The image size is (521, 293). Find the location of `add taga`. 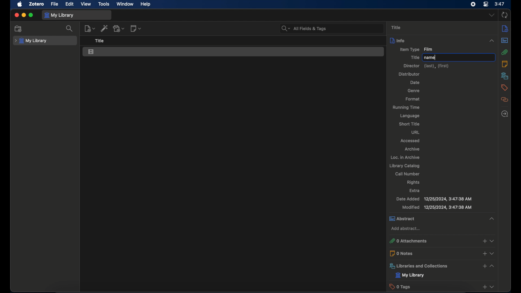

add taga is located at coordinates (484, 286).